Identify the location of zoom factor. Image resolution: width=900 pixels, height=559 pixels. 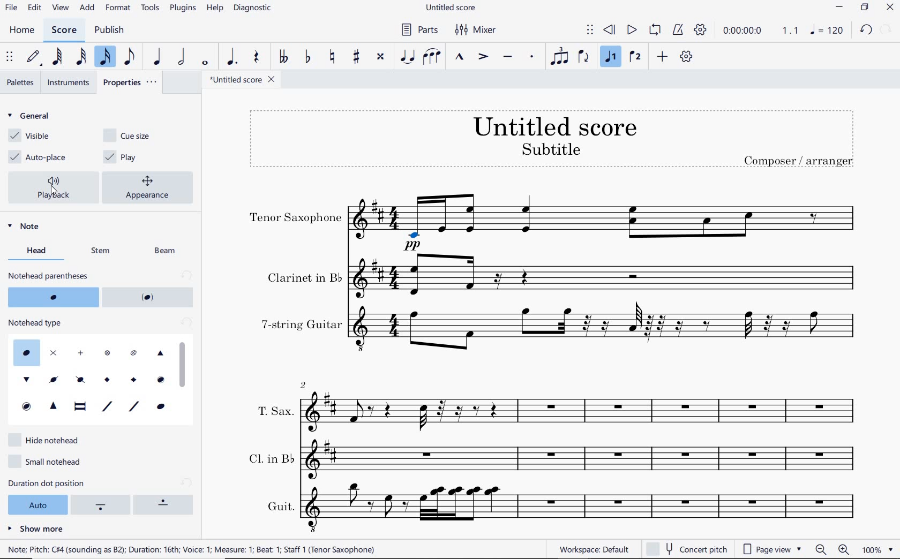
(877, 549).